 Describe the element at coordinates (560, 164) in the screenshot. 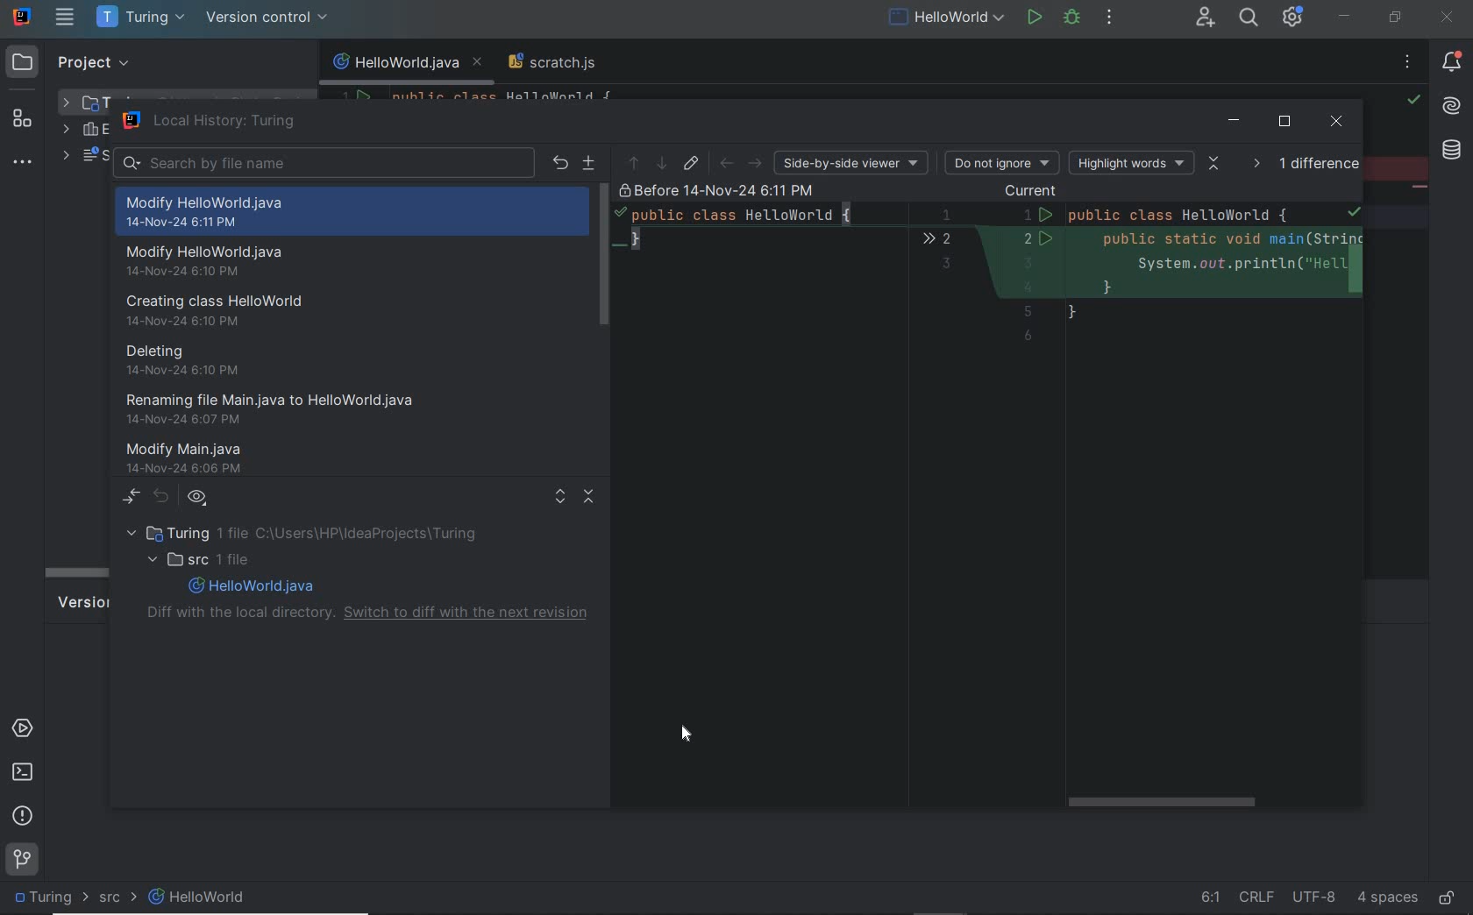

I see `revert selected` at that location.